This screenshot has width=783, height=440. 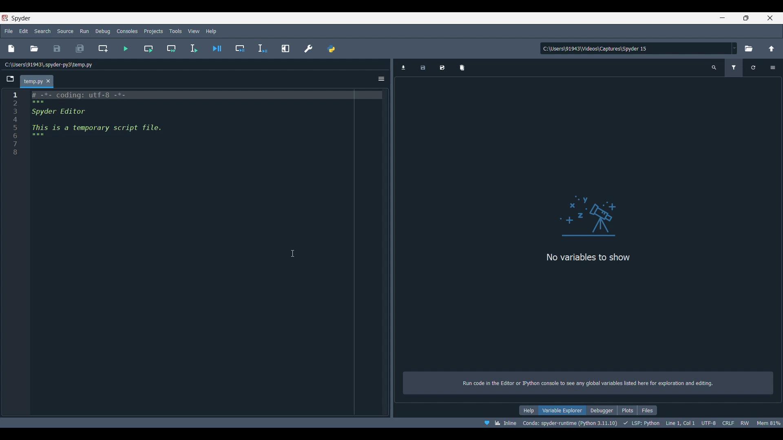 I want to click on Help menu, so click(x=211, y=31).